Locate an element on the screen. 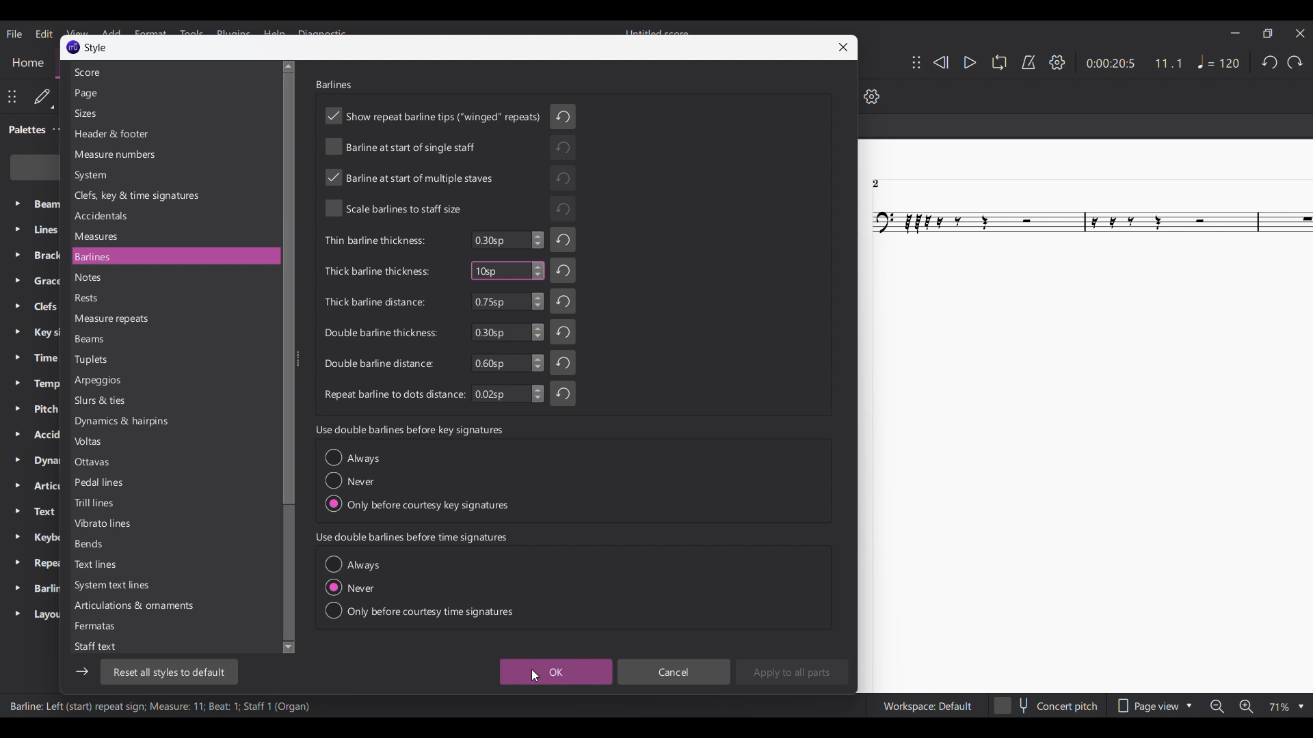 The width and height of the screenshot is (1313, 738). Undo changes is located at coordinates (563, 254).